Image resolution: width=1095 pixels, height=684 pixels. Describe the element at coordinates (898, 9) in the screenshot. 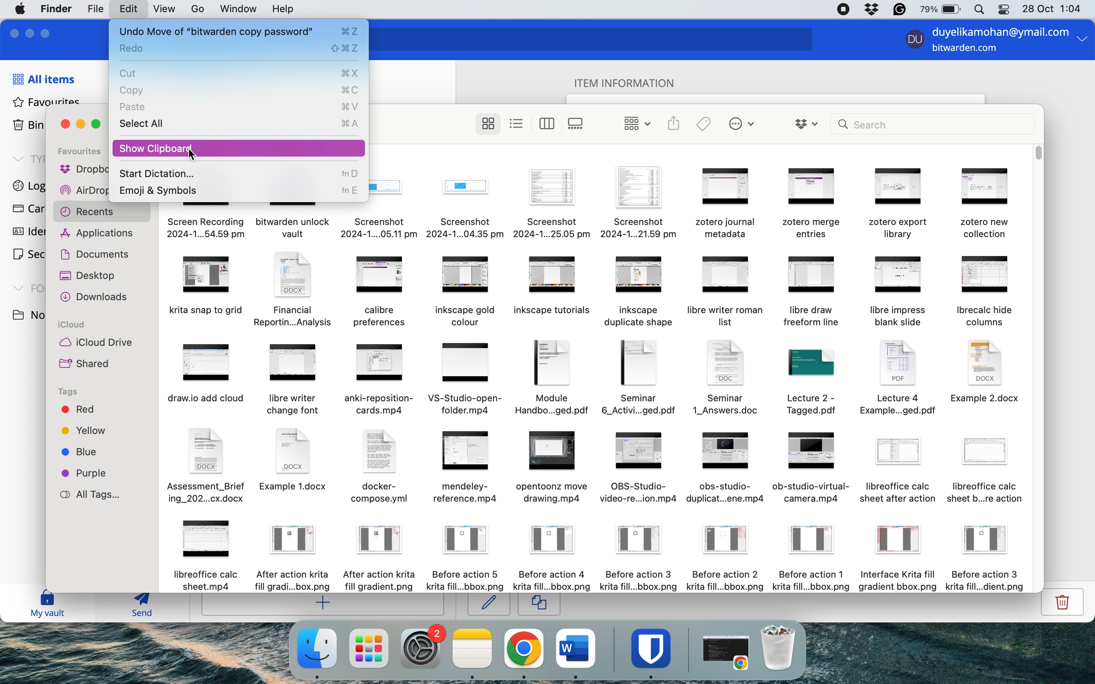

I see `grammarly` at that location.